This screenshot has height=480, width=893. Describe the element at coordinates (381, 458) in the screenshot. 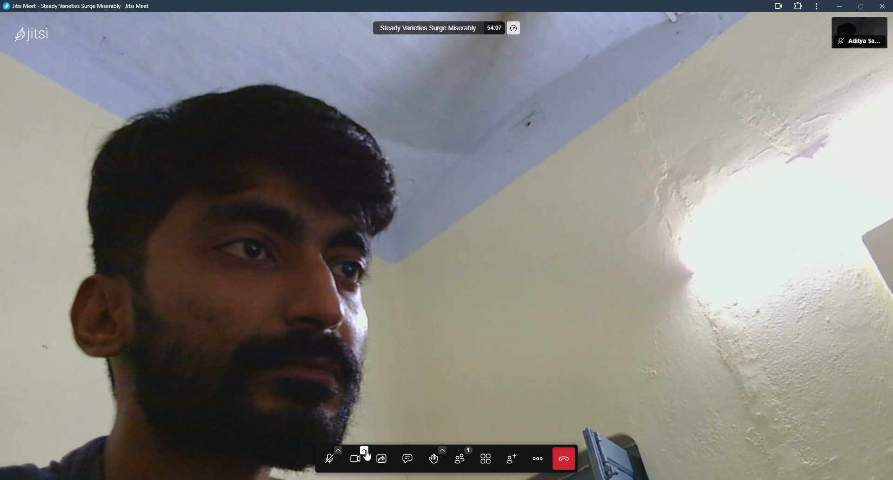

I see `share screen` at that location.